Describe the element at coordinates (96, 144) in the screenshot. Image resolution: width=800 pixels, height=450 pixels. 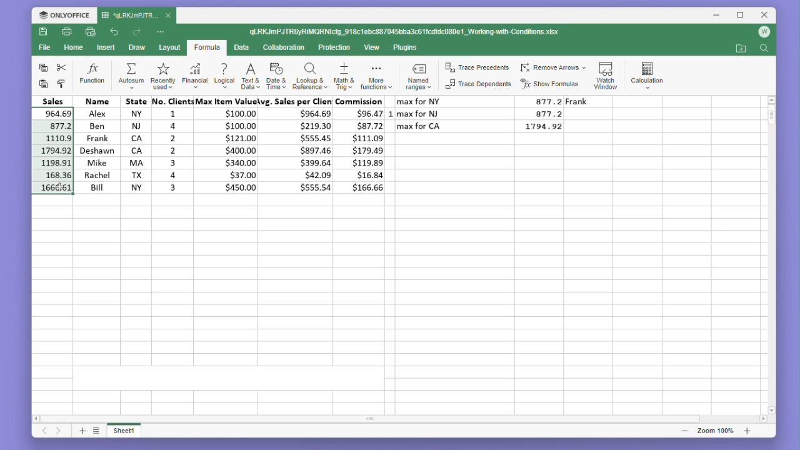
I see `Name Alex Ben Frank deshavn Mike Rache Bill` at that location.